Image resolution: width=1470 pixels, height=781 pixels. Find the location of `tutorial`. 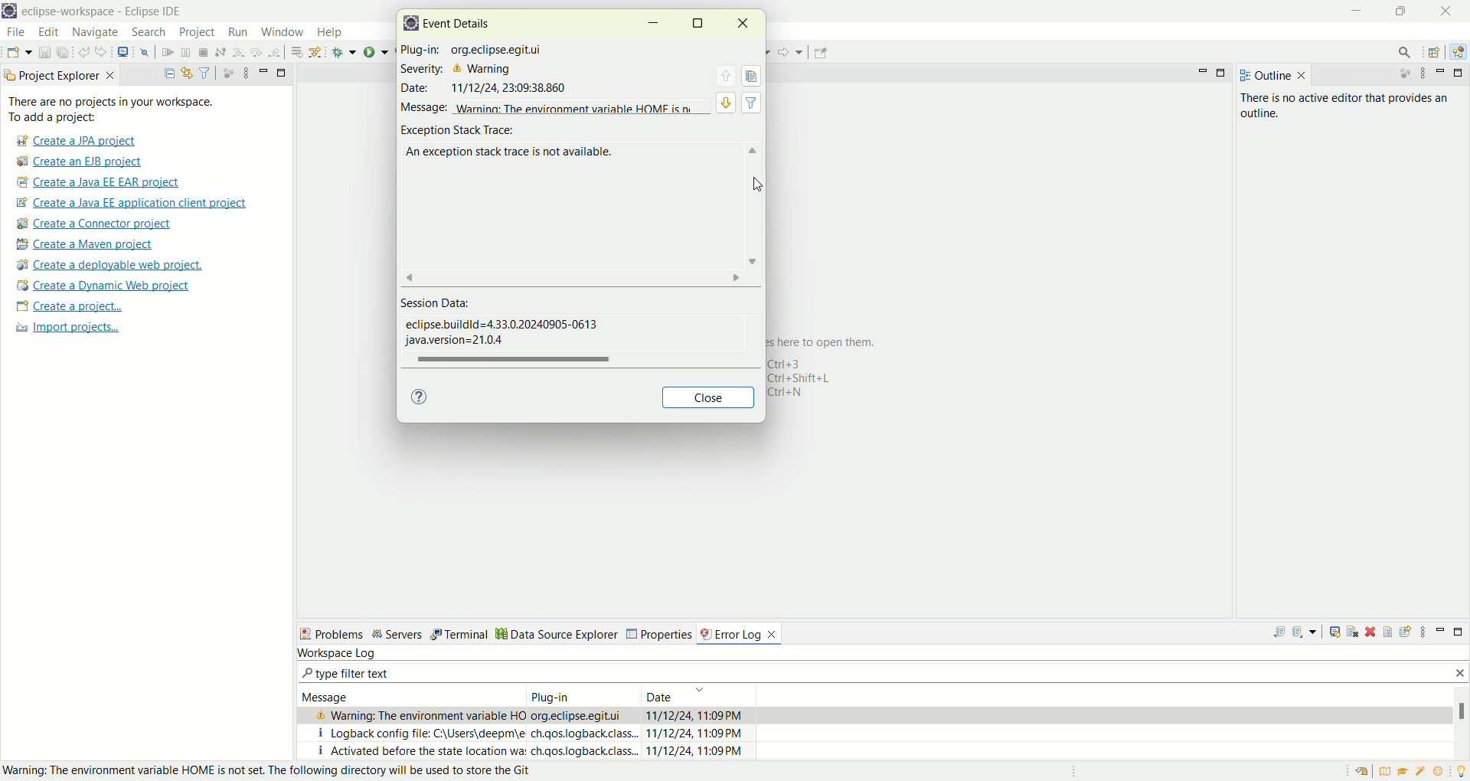

tutorial is located at coordinates (1402, 774).